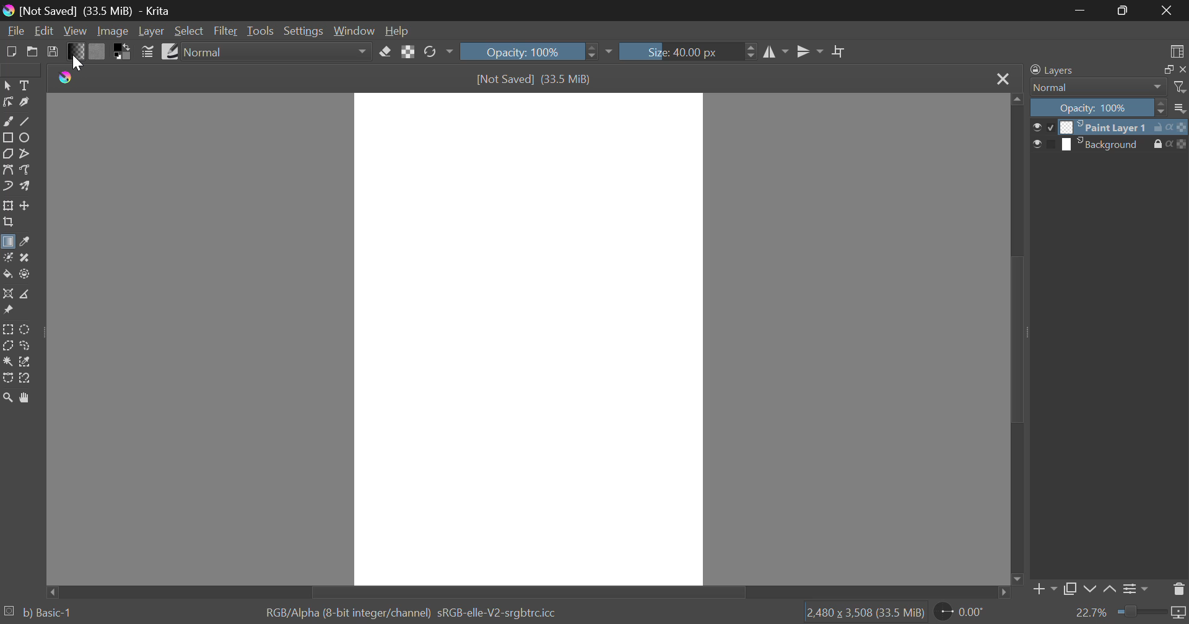 This screenshot has width=1189, height=624. I want to click on cursor, so click(81, 63).